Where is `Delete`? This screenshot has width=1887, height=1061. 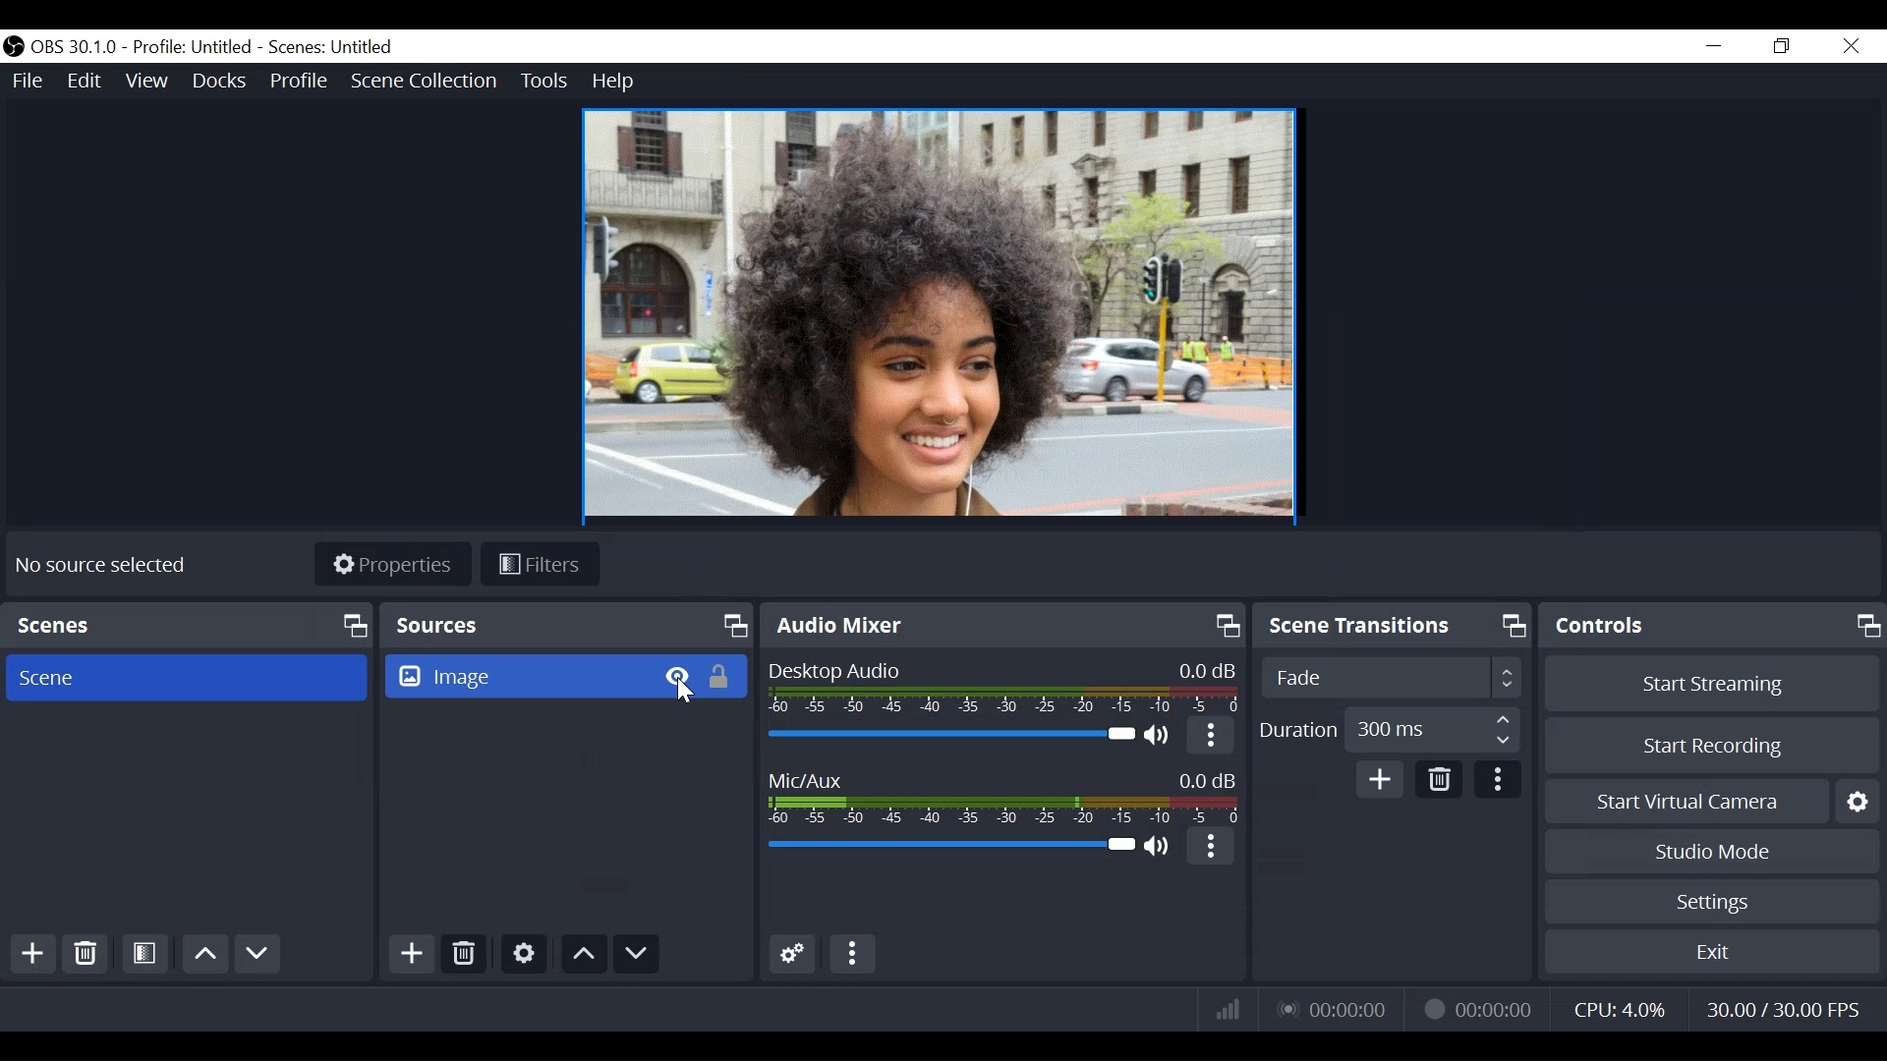
Delete is located at coordinates (464, 955).